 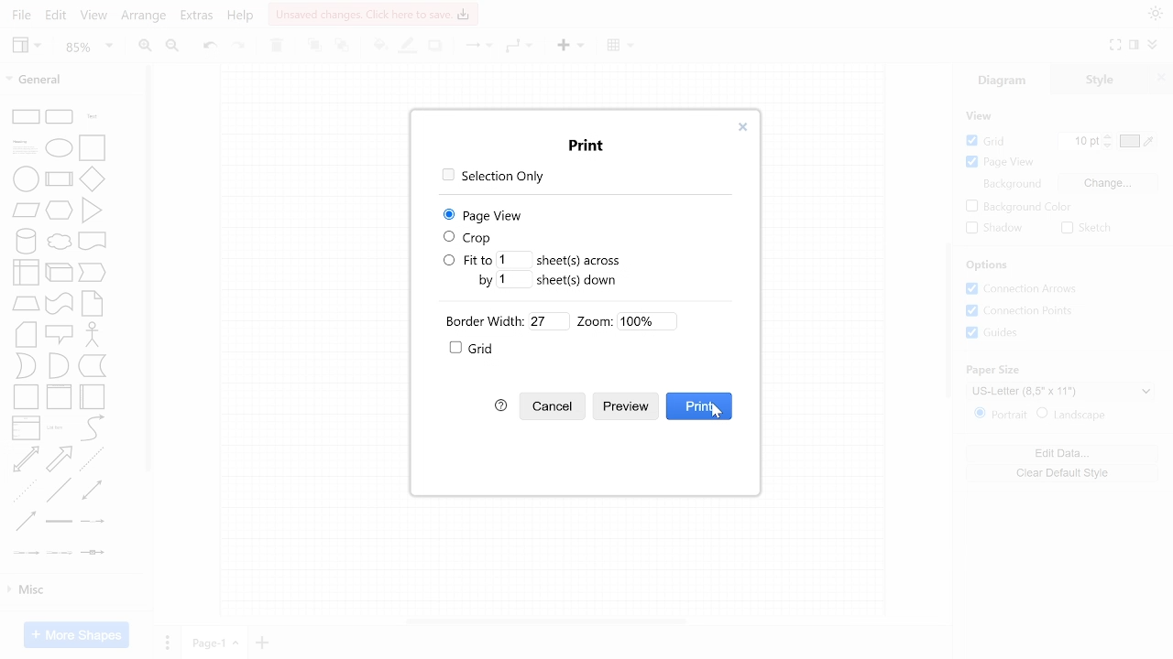 What do you see at coordinates (980, 115) in the screenshot?
I see `View` at bounding box center [980, 115].